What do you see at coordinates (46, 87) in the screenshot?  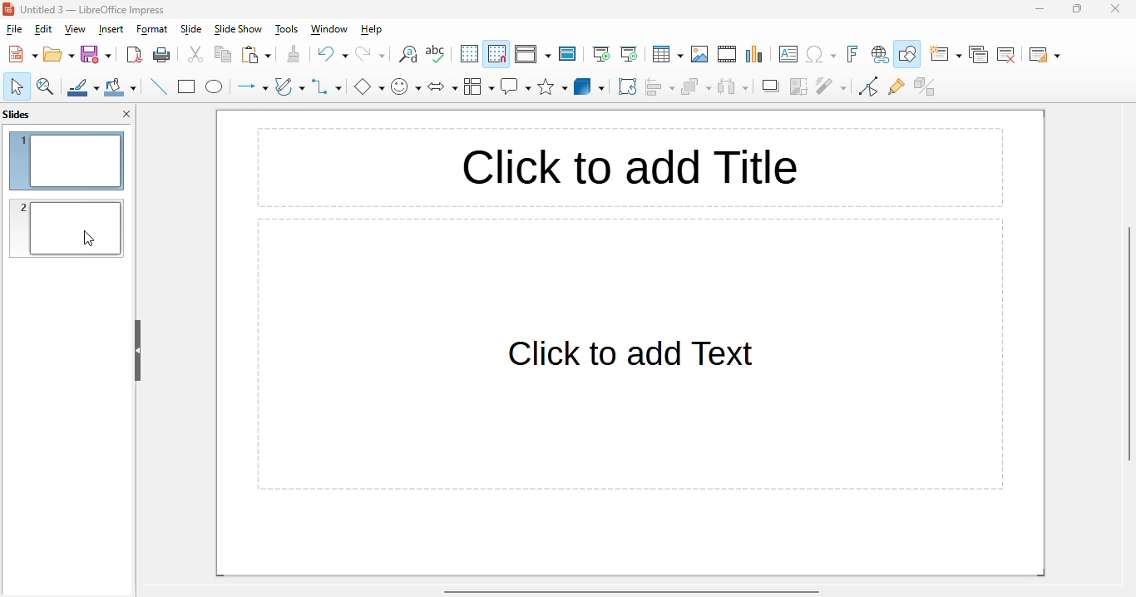 I see `zoom & pan` at bounding box center [46, 87].